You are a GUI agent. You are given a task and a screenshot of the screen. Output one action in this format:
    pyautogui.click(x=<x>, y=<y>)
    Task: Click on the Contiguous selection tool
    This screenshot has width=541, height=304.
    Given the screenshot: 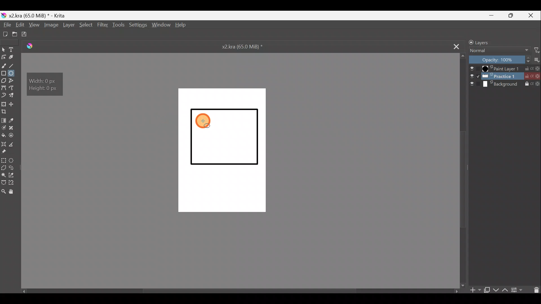 What is the action you would take?
    pyautogui.click(x=3, y=174)
    